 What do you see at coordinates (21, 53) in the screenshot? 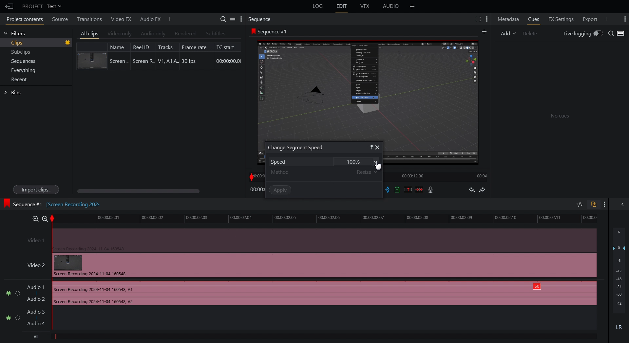
I see `Subclips` at bounding box center [21, 53].